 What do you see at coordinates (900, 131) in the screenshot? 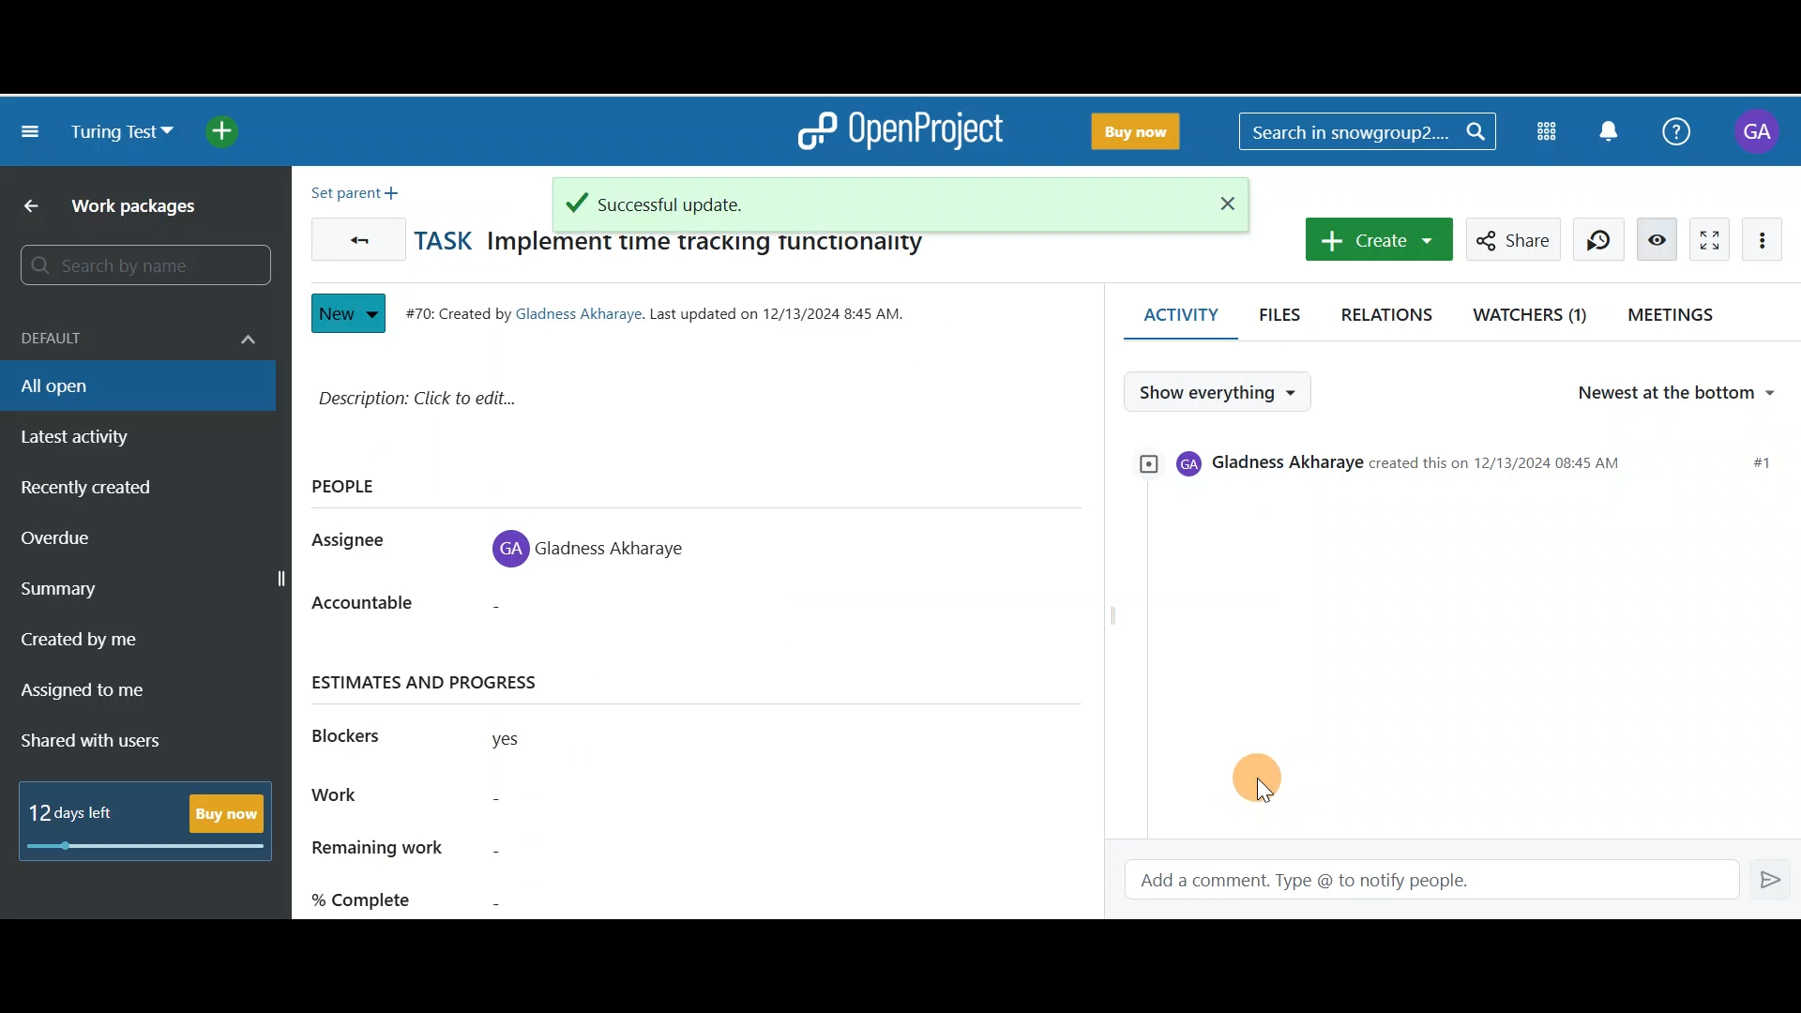
I see `OpenProject` at bounding box center [900, 131].